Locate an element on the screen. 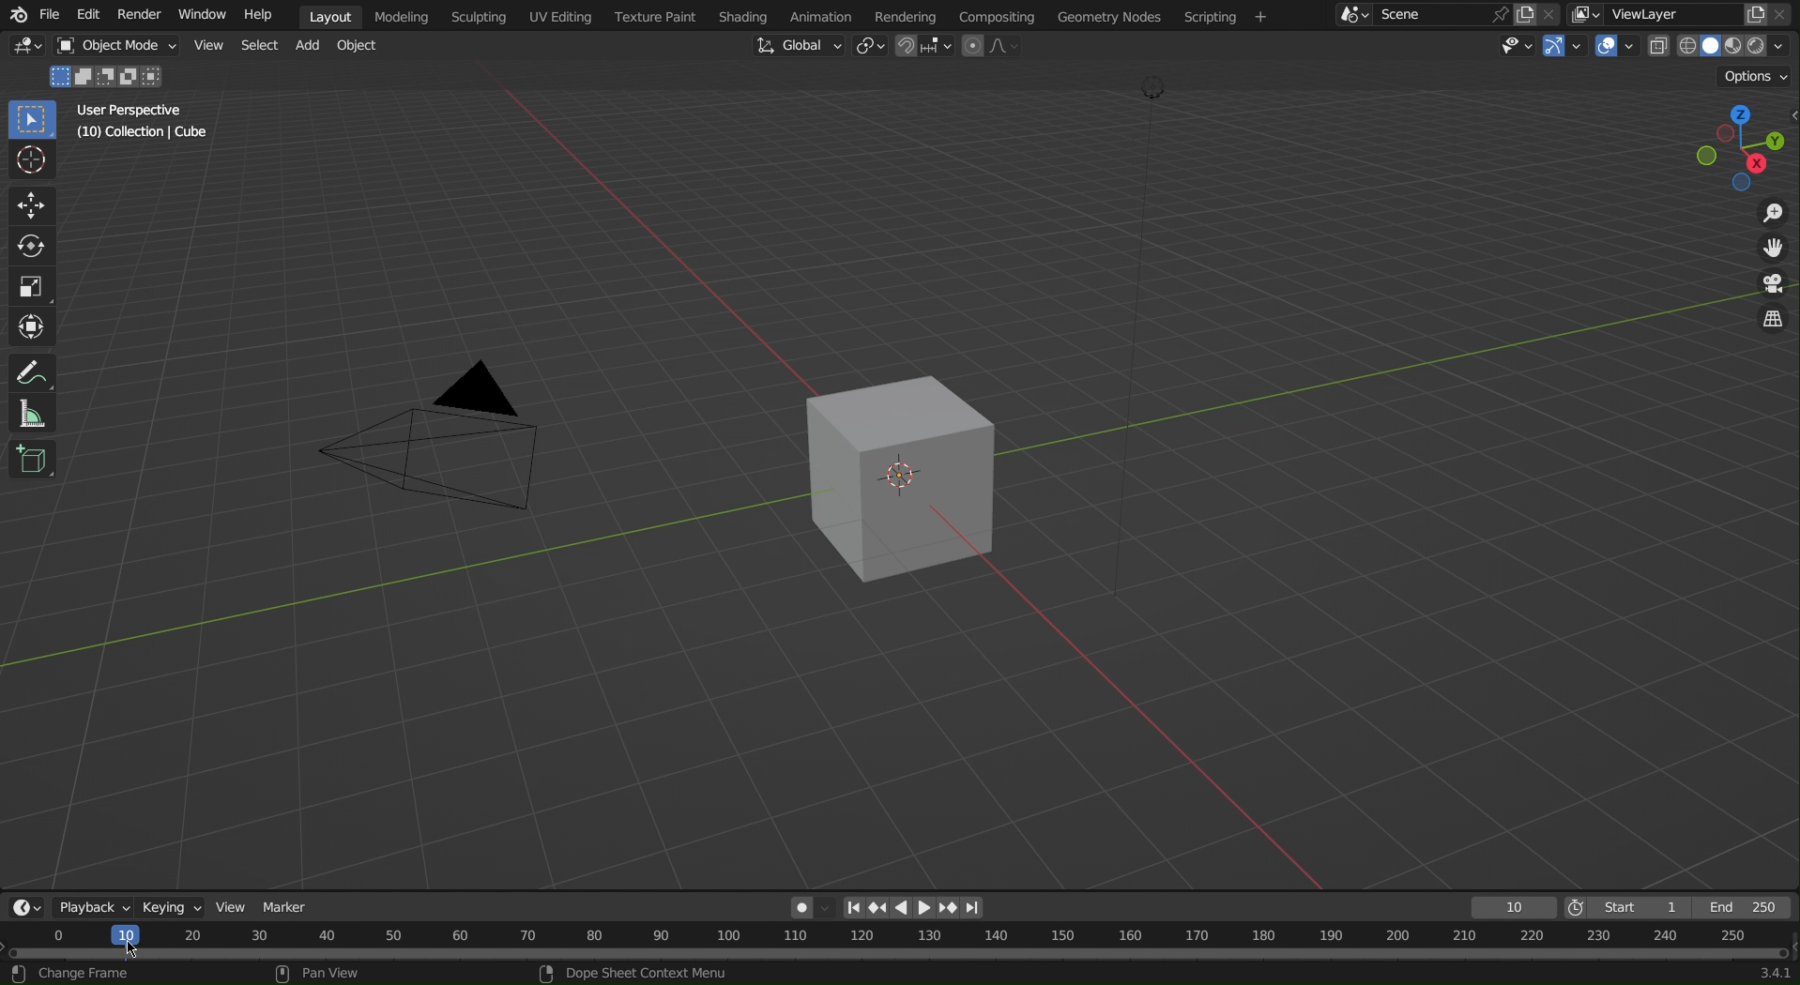 This screenshot has width=1800, height=985. UV Editing is located at coordinates (557, 16).